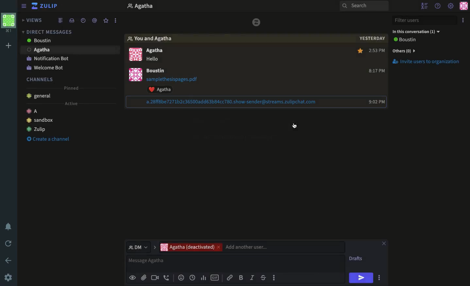  Describe the element at coordinates (137, 67) in the screenshot. I see `Profile` at that location.